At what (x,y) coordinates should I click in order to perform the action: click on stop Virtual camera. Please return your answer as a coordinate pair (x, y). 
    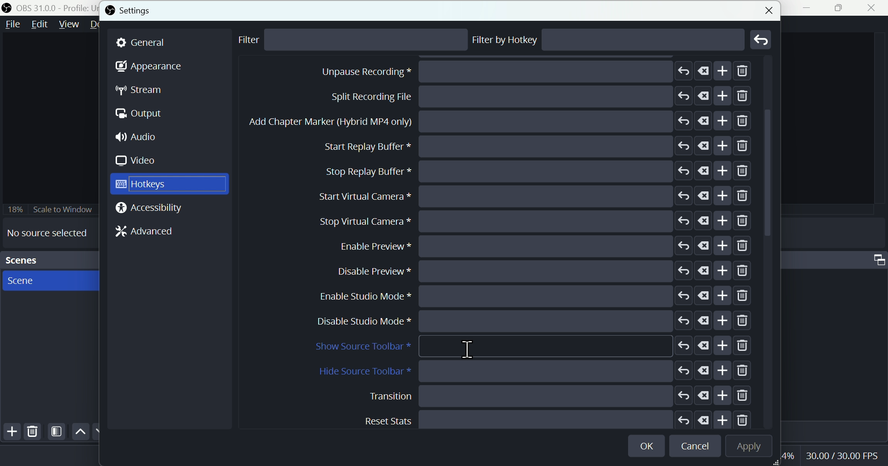
    Looking at the image, I should click on (532, 321).